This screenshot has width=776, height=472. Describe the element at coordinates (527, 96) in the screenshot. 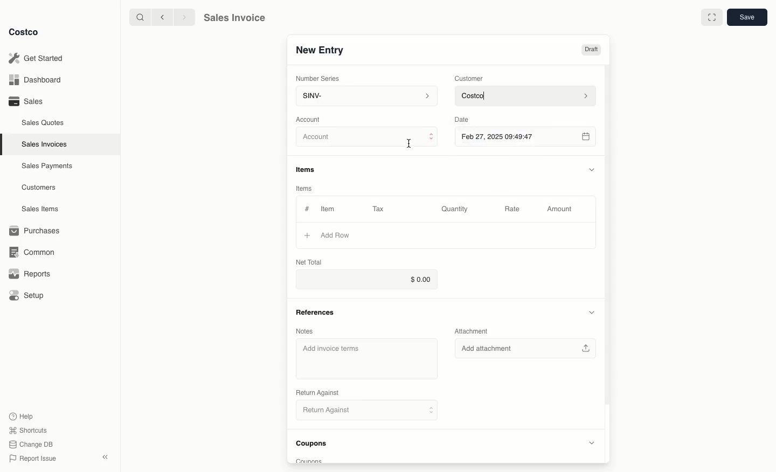

I see `Costco` at that location.